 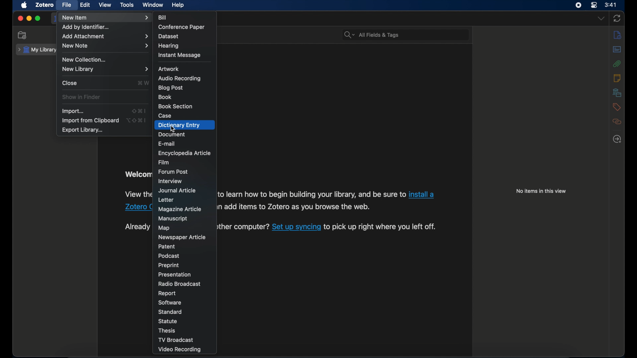 What do you see at coordinates (70, 83) in the screenshot?
I see `close` at bounding box center [70, 83].